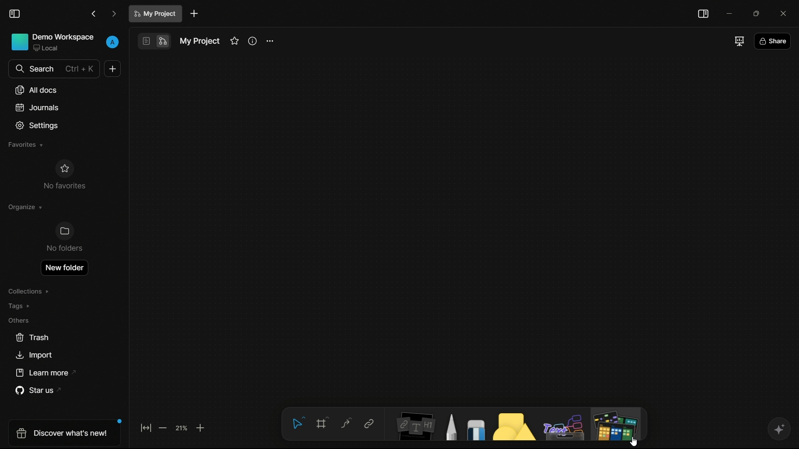 This screenshot has width=799, height=449. Describe the element at coordinates (270, 41) in the screenshot. I see `project settings` at that location.